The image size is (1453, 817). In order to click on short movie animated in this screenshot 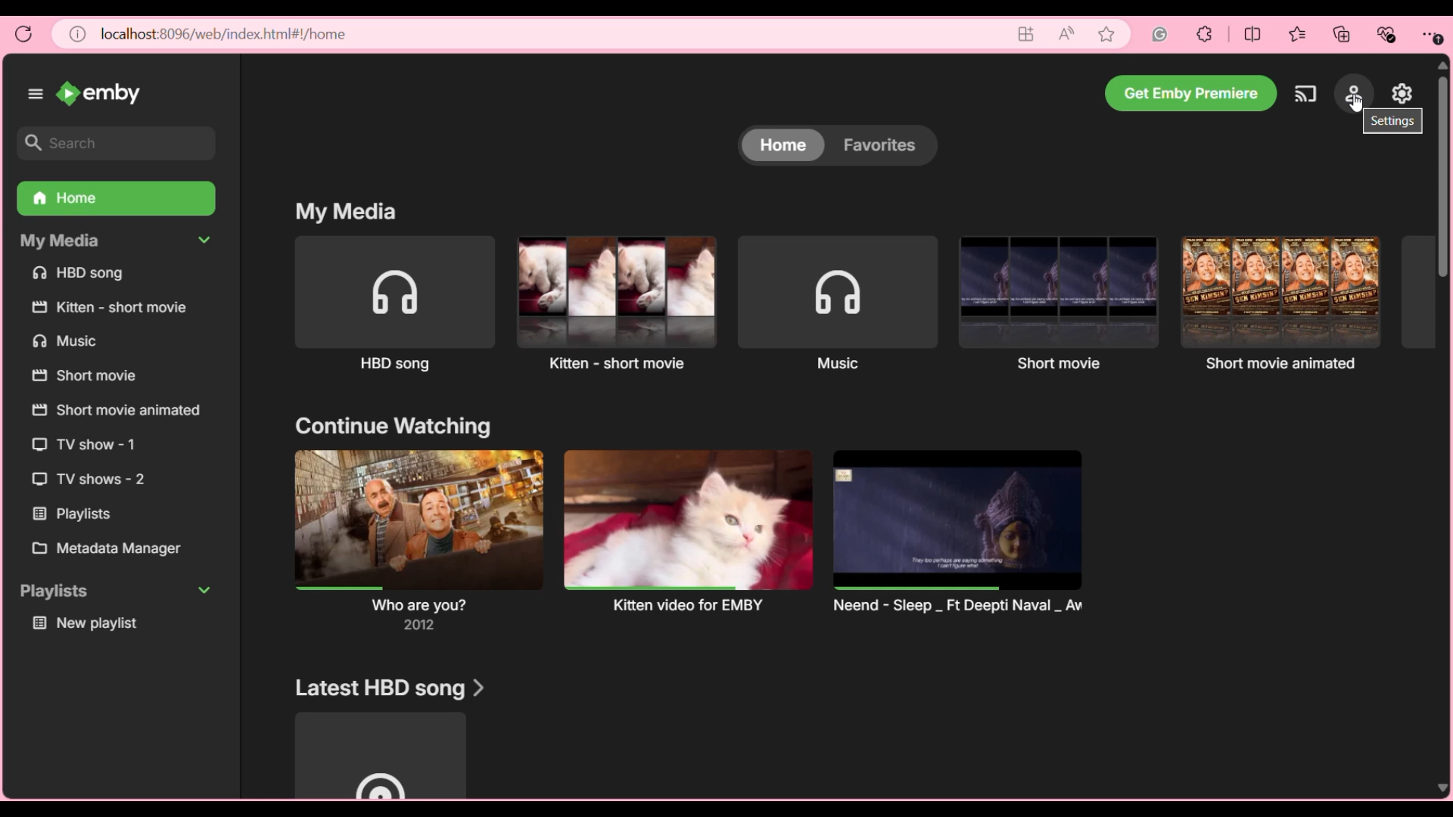, I will do `click(1283, 304)`.